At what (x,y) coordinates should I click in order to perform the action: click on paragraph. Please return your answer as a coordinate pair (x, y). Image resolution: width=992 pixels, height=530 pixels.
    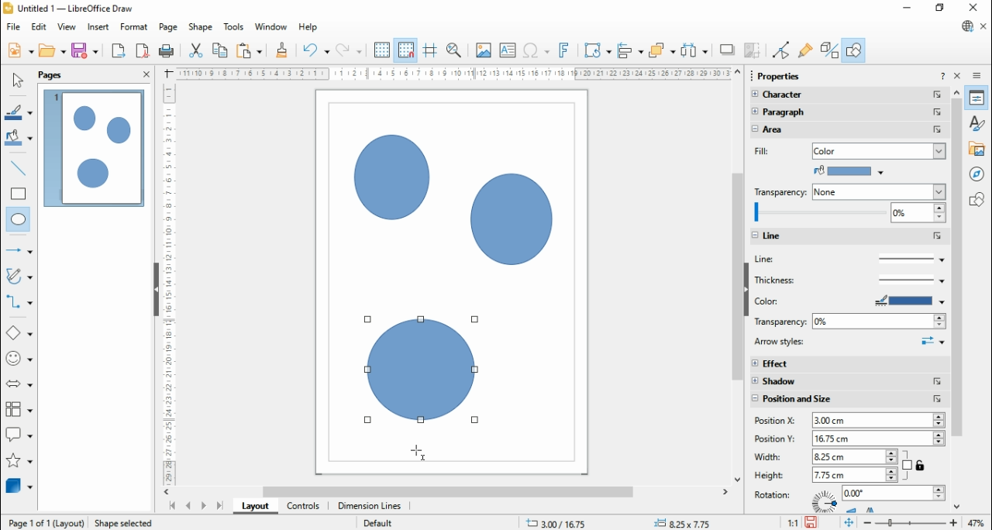
    Looking at the image, I should click on (849, 113).